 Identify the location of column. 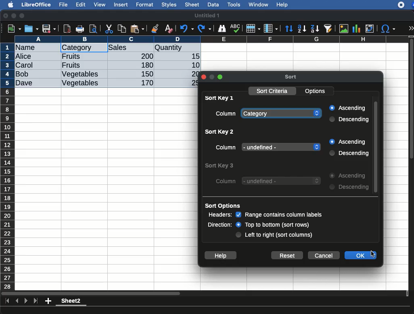
(271, 29).